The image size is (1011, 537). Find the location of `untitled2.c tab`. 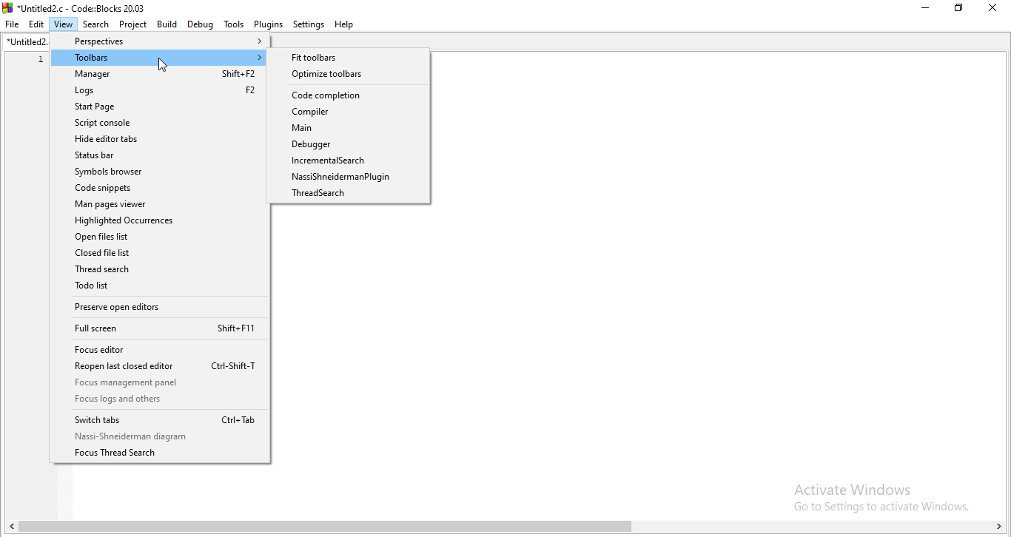

untitled2.c tab is located at coordinates (22, 42).